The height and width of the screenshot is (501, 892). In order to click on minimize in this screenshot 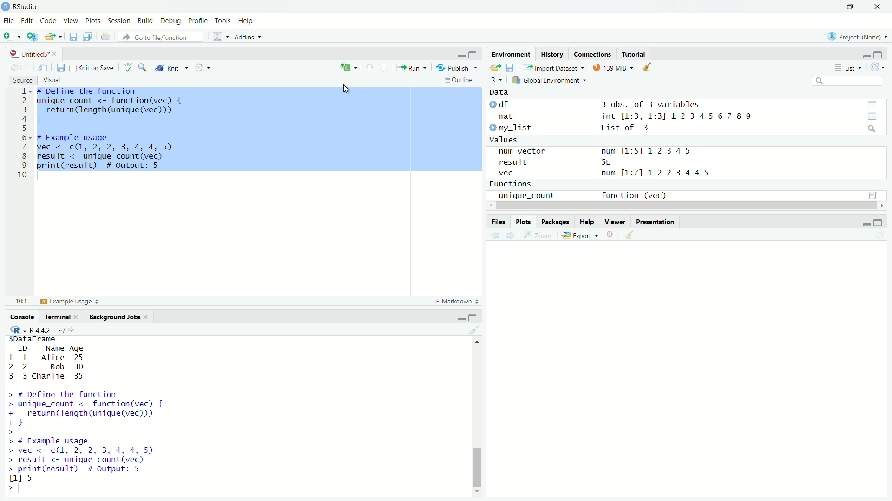, I will do `click(866, 225)`.